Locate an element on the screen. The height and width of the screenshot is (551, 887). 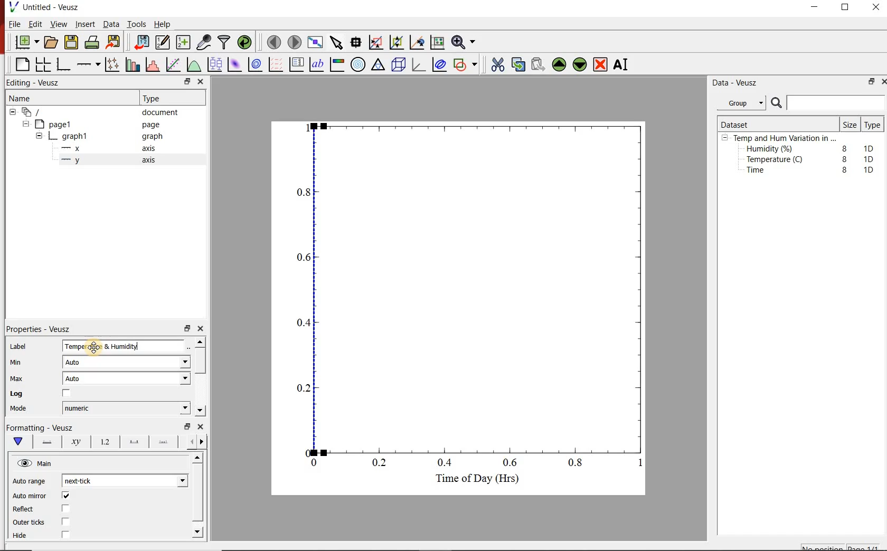
Auto is located at coordinates (79, 380).